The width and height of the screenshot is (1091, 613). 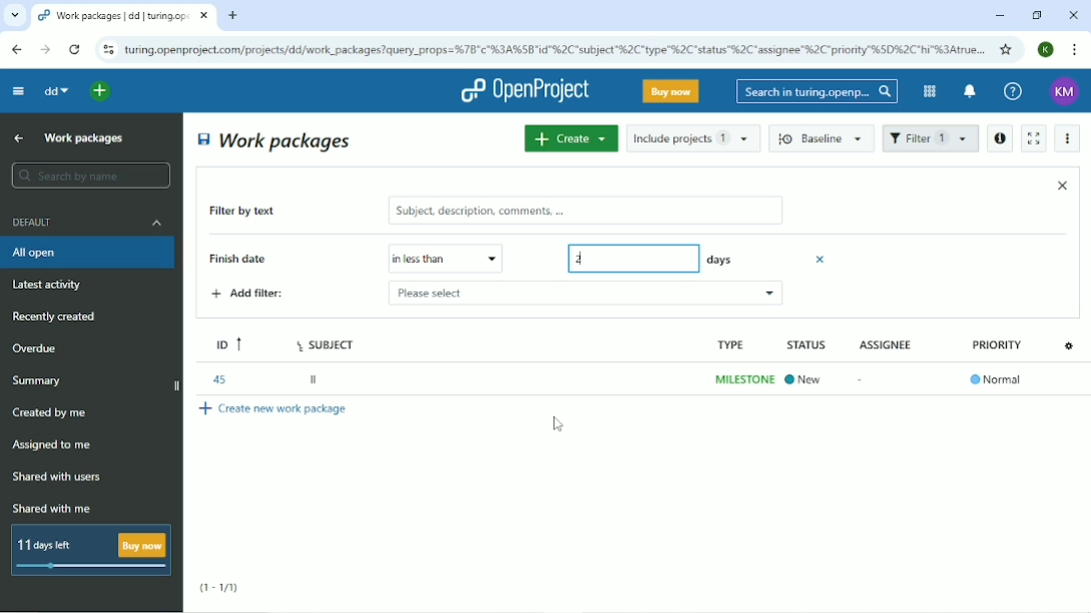 What do you see at coordinates (558, 425) in the screenshot?
I see `Cursor` at bounding box center [558, 425].